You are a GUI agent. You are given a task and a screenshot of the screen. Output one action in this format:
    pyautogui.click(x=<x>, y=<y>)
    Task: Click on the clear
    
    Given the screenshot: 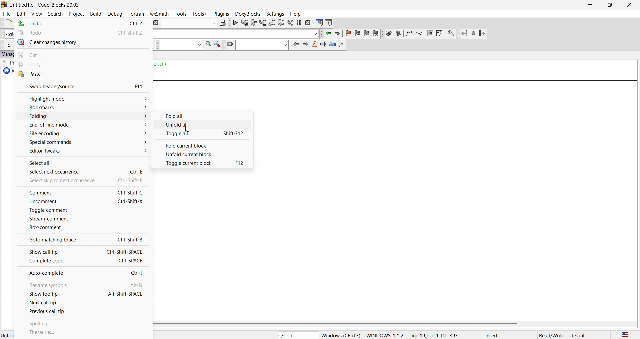 What is the action you would take?
    pyautogui.click(x=229, y=45)
    